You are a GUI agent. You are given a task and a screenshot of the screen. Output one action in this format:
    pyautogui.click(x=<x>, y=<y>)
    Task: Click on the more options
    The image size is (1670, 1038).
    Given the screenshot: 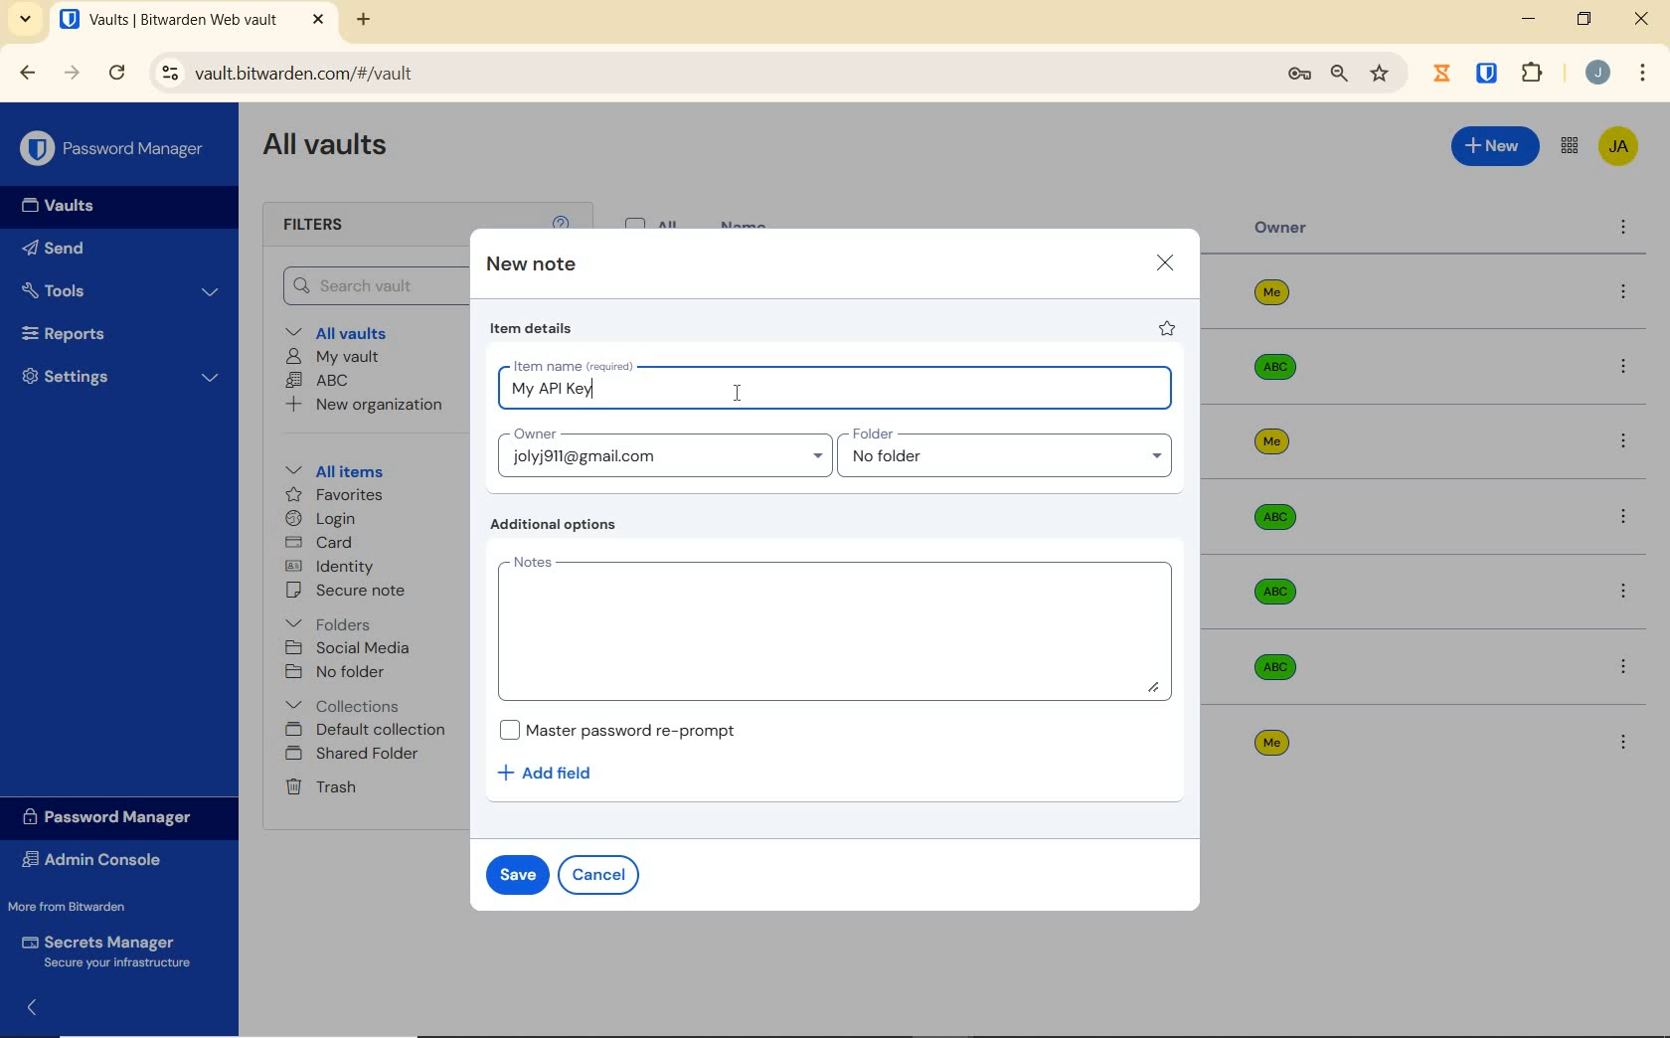 What is the action you would take?
    pyautogui.click(x=1623, y=230)
    